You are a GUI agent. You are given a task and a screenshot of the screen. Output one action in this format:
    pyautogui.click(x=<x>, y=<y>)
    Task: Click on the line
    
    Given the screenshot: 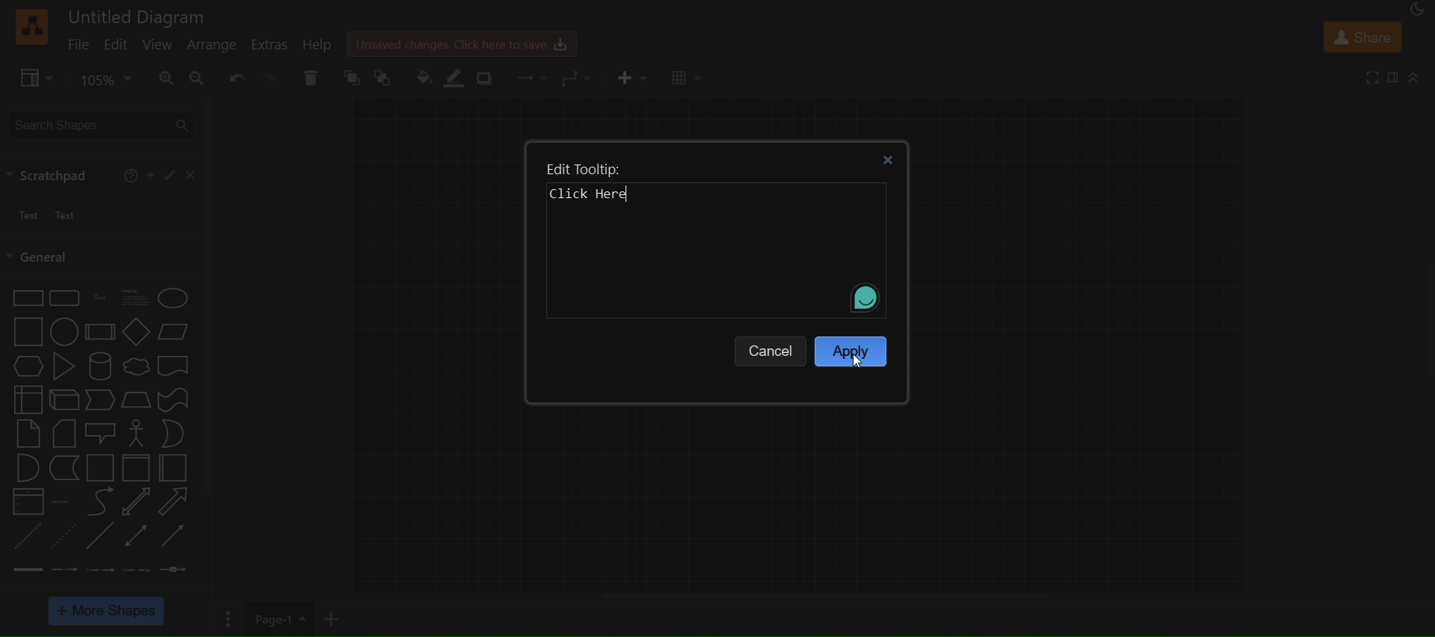 What is the action you would take?
    pyautogui.click(x=102, y=538)
    